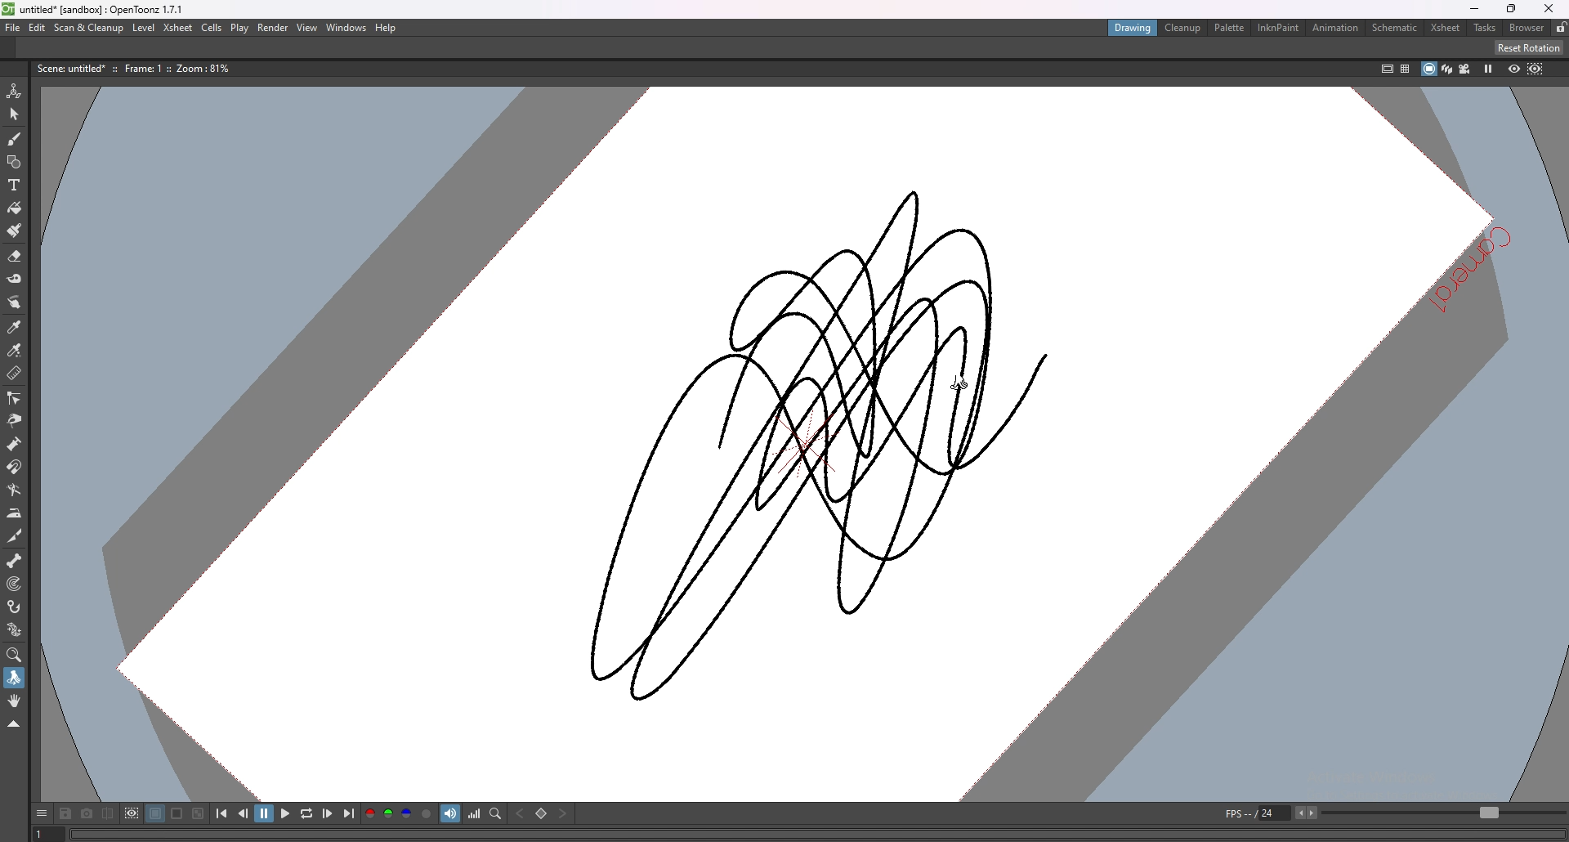 The height and width of the screenshot is (842, 1569). What do you see at coordinates (1405, 69) in the screenshot?
I see `field guide` at bounding box center [1405, 69].